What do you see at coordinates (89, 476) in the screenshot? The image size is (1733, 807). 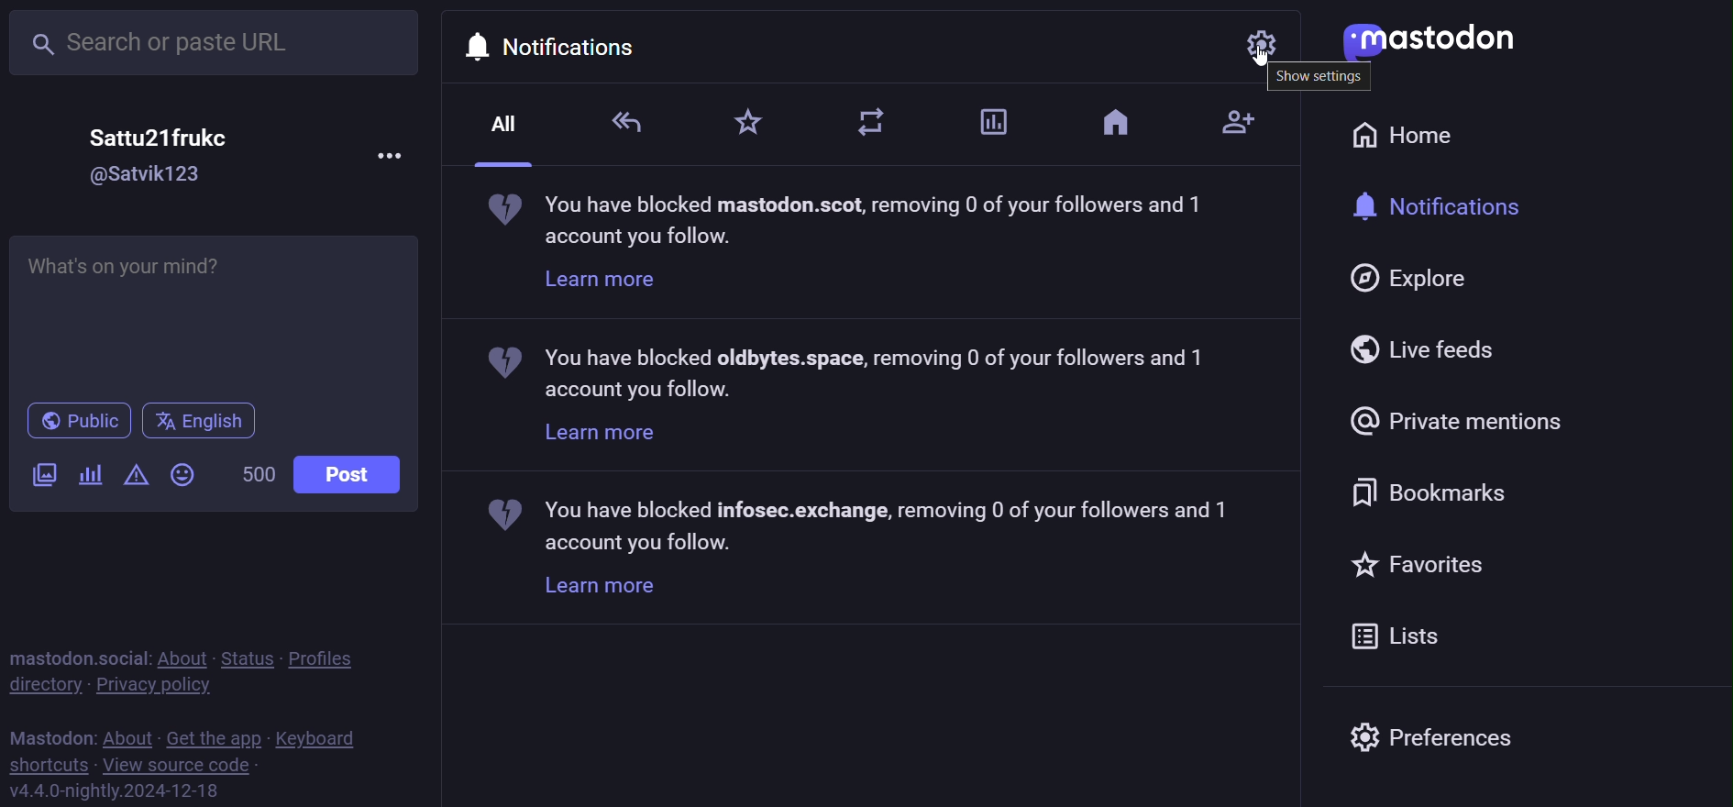 I see `poll` at bounding box center [89, 476].